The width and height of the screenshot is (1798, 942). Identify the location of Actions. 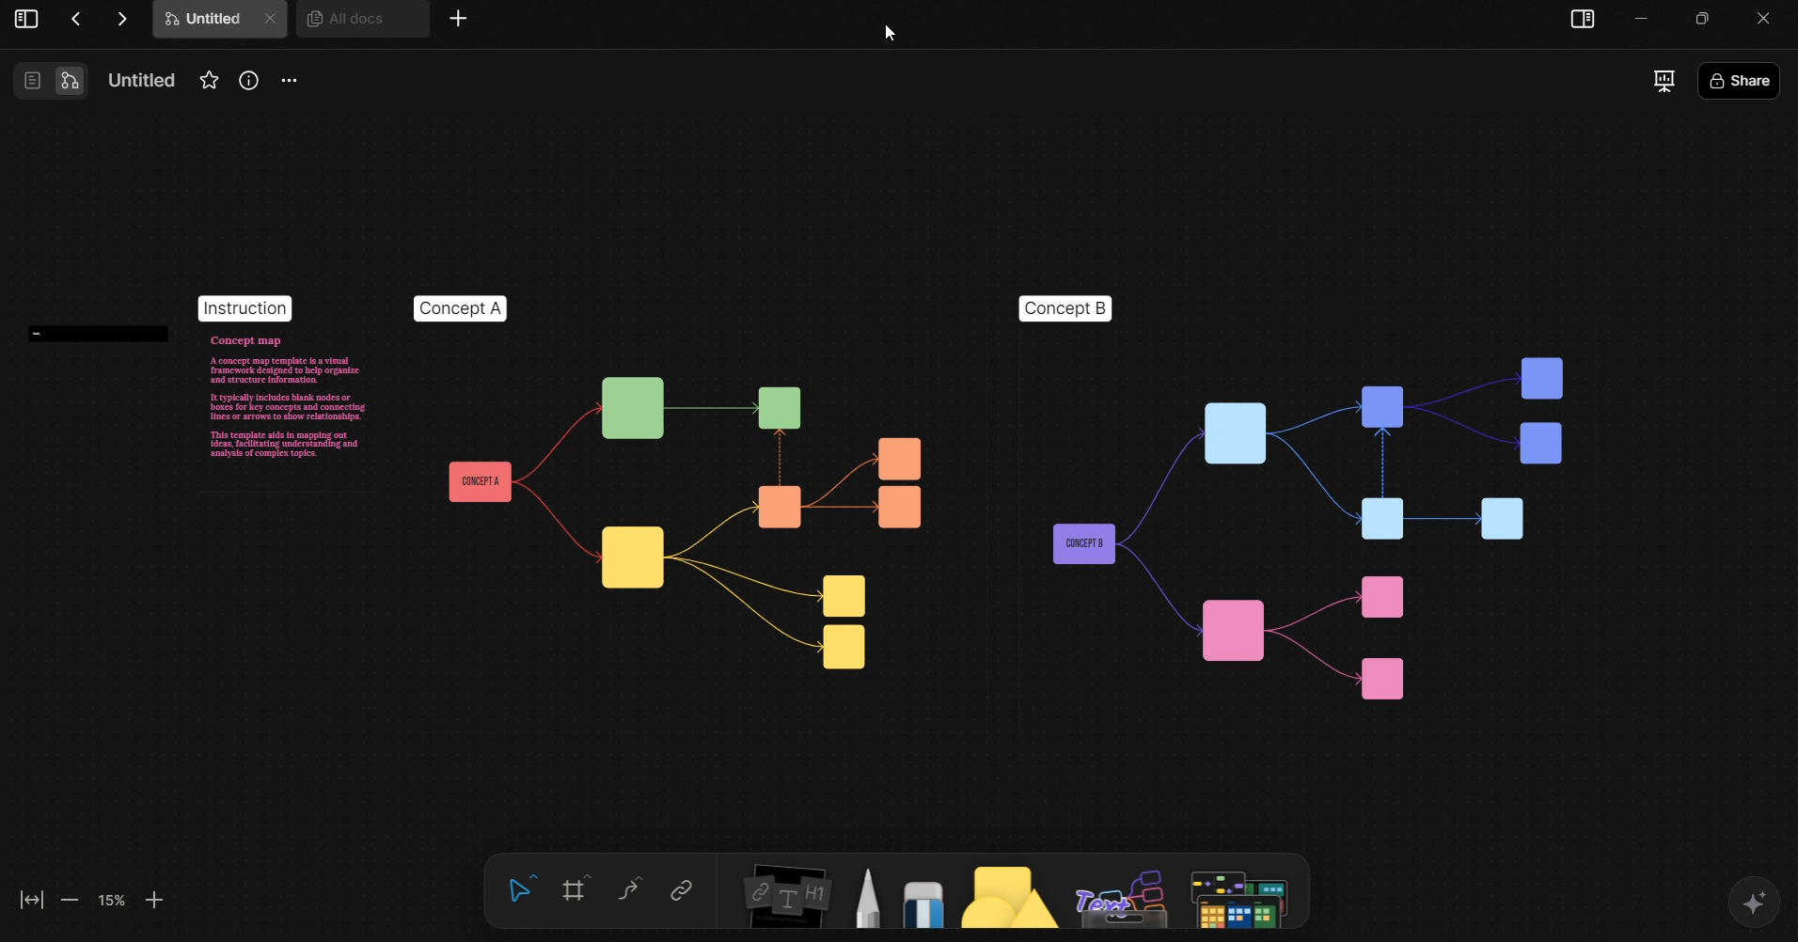
(99, 19).